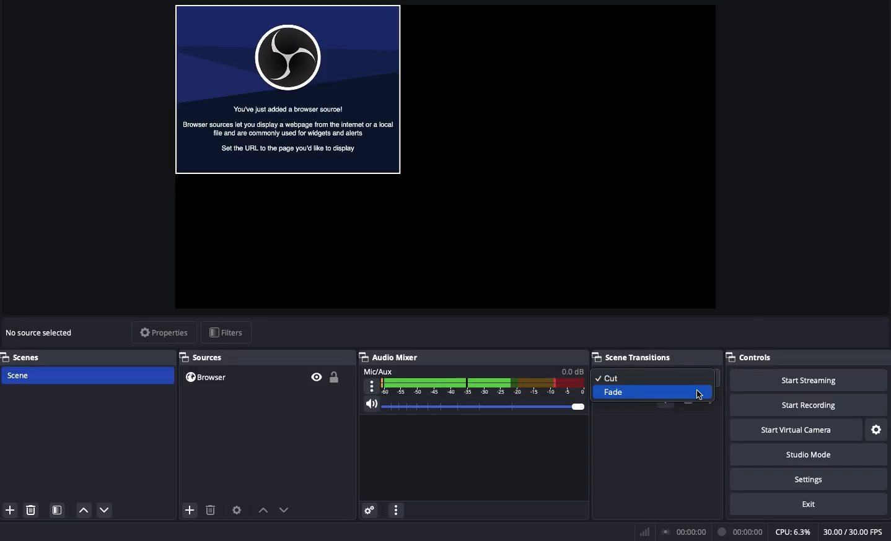 Image resolution: width=891 pixels, height=541 pixels. I want to click on Settings, so click(877, 430).